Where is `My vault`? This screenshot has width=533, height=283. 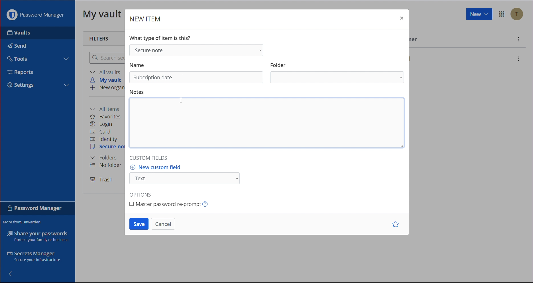 My vault is located at coordinates (107, 80).